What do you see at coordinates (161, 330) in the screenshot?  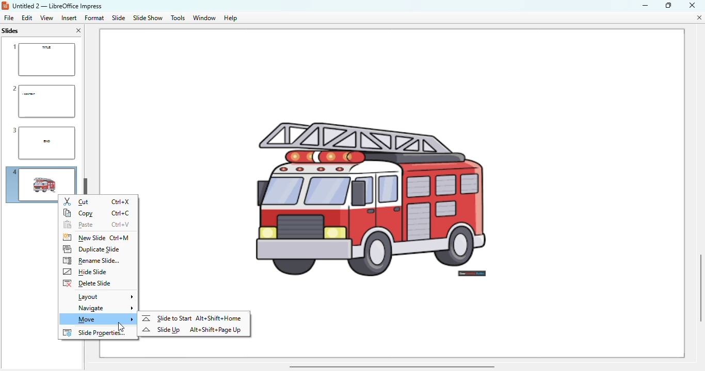 I see `slide up` at bounding box center [161, 330].